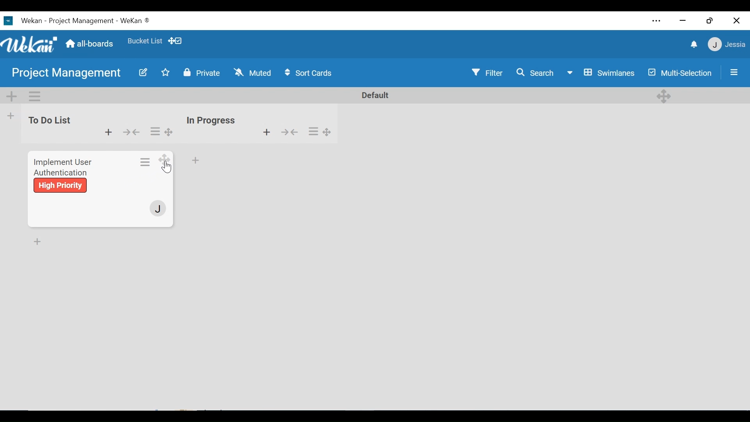  Describe the element at coordinates (31, 44) in the screenshot. I see `Wekan logo` at that location.